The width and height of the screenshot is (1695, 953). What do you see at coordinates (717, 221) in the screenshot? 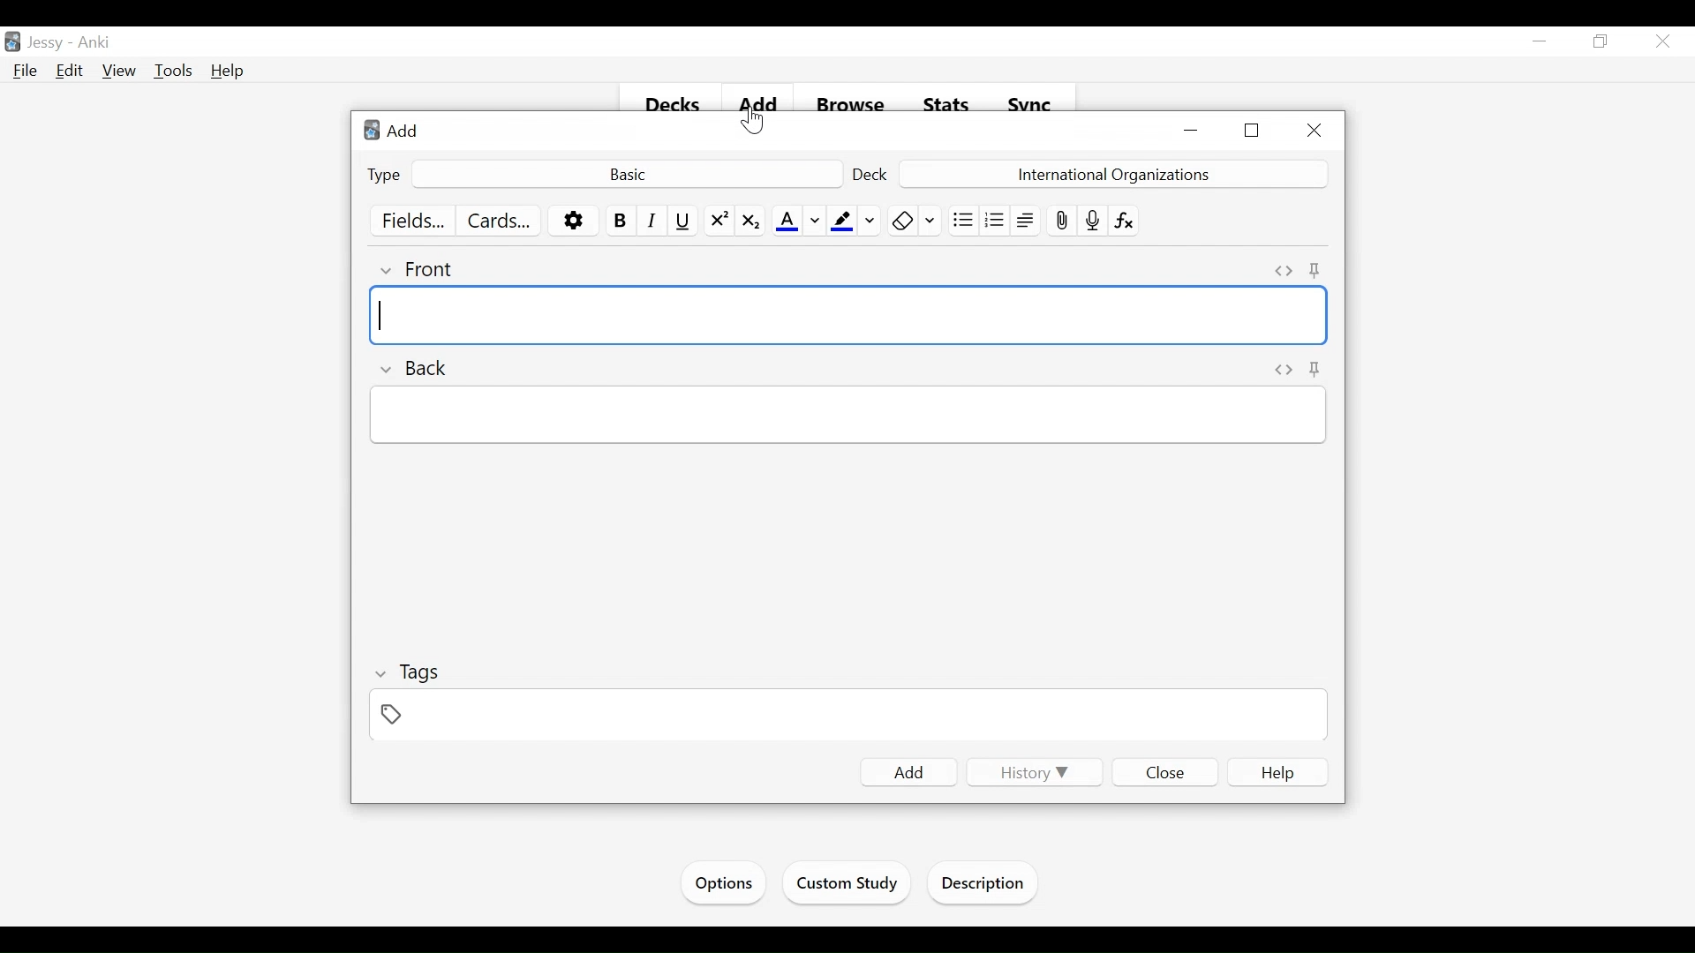
I see `Superscript` at bounding box center [717, 221].